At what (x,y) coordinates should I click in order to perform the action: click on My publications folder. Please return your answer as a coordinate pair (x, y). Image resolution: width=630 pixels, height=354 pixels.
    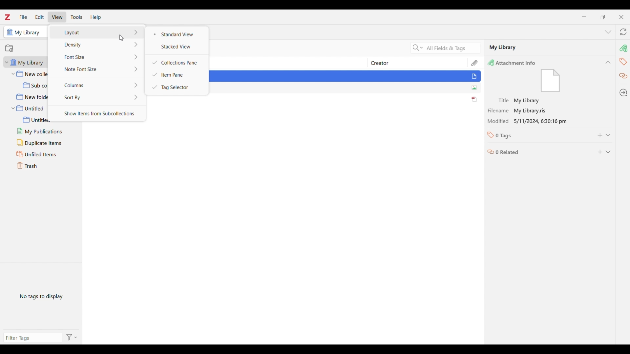
    Looking at the image, I should click on (44, 131).